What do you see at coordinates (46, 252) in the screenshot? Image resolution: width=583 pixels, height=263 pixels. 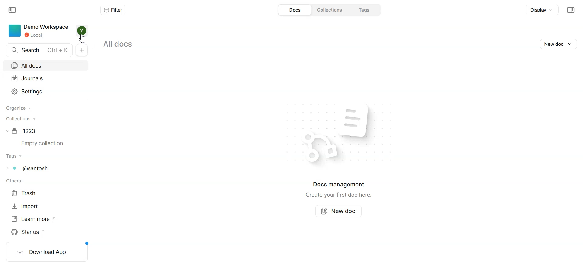 I see `Download App` at bounding box center [46, 252].